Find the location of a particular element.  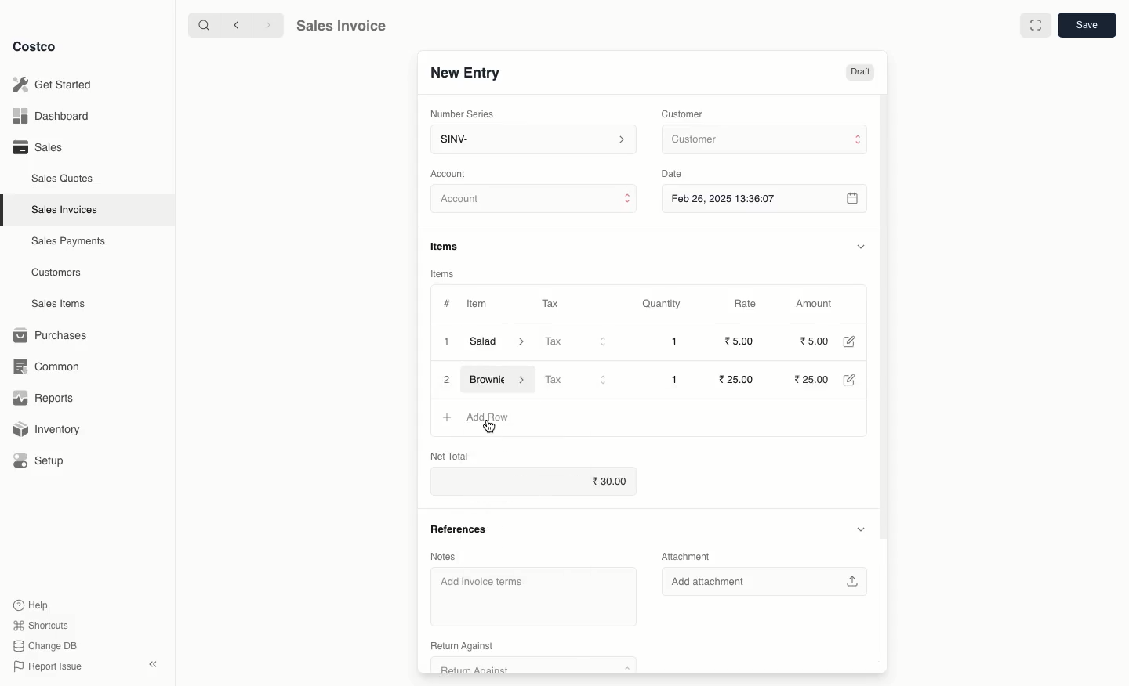

Tax is located at coordinates (575, 378).